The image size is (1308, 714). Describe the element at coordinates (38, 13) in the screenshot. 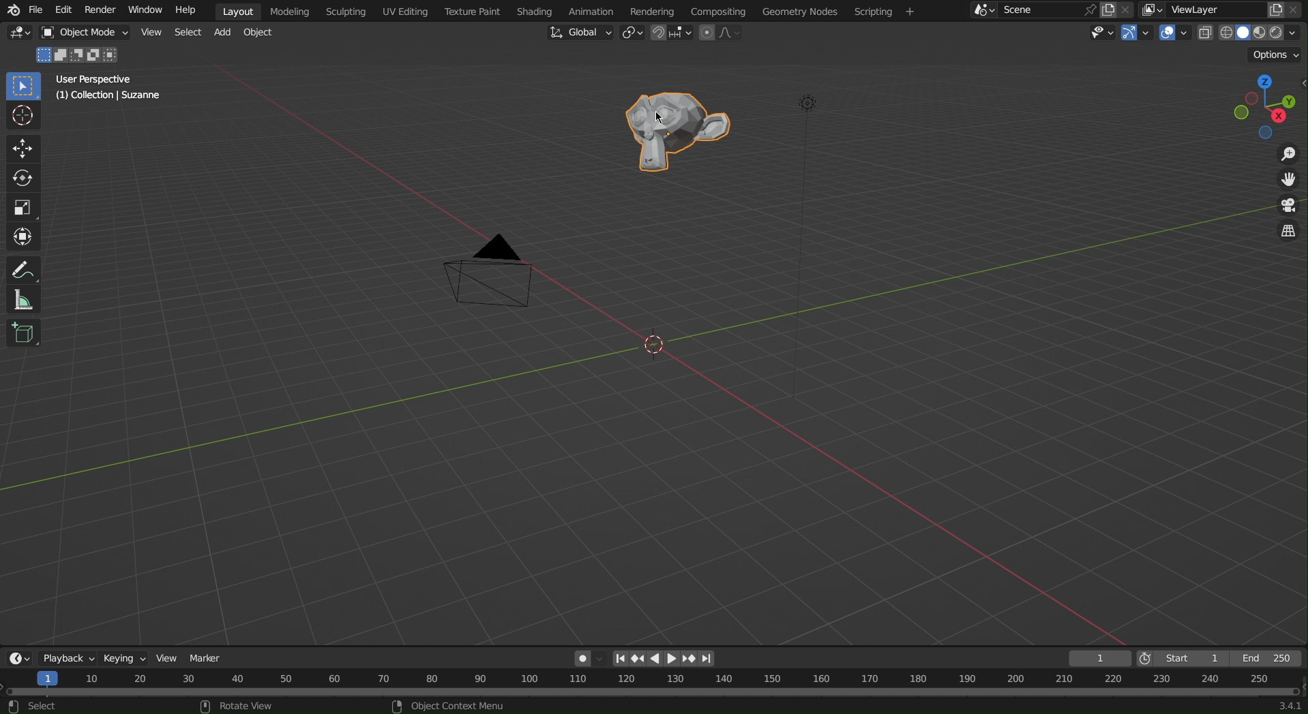

I see `File ` at that location.